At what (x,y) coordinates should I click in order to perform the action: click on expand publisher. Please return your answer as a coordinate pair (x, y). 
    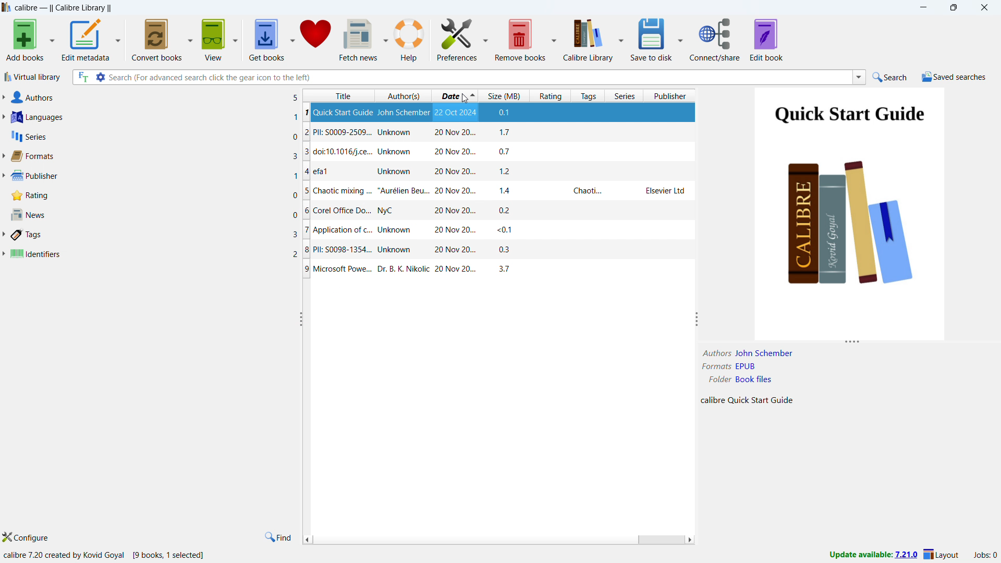
    Looking at the image, I should click on (4, 177).